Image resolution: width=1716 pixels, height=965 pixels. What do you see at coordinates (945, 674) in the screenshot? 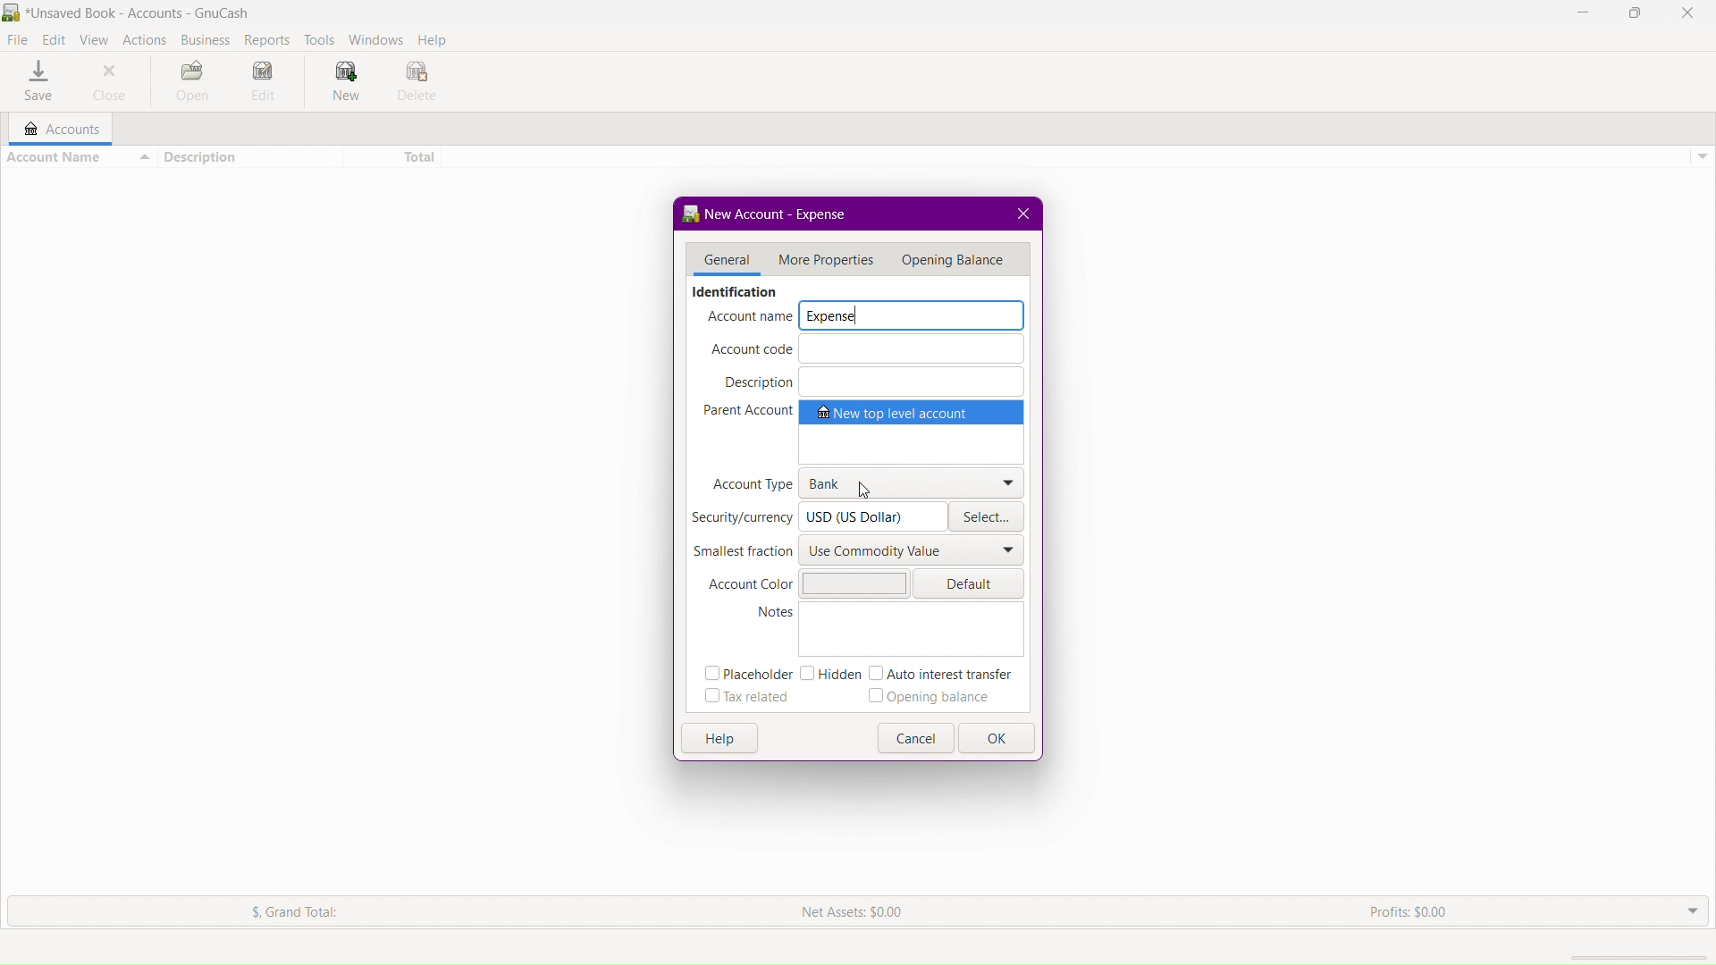
I see `Auto interest transfer` at bounding box center [945, 674].